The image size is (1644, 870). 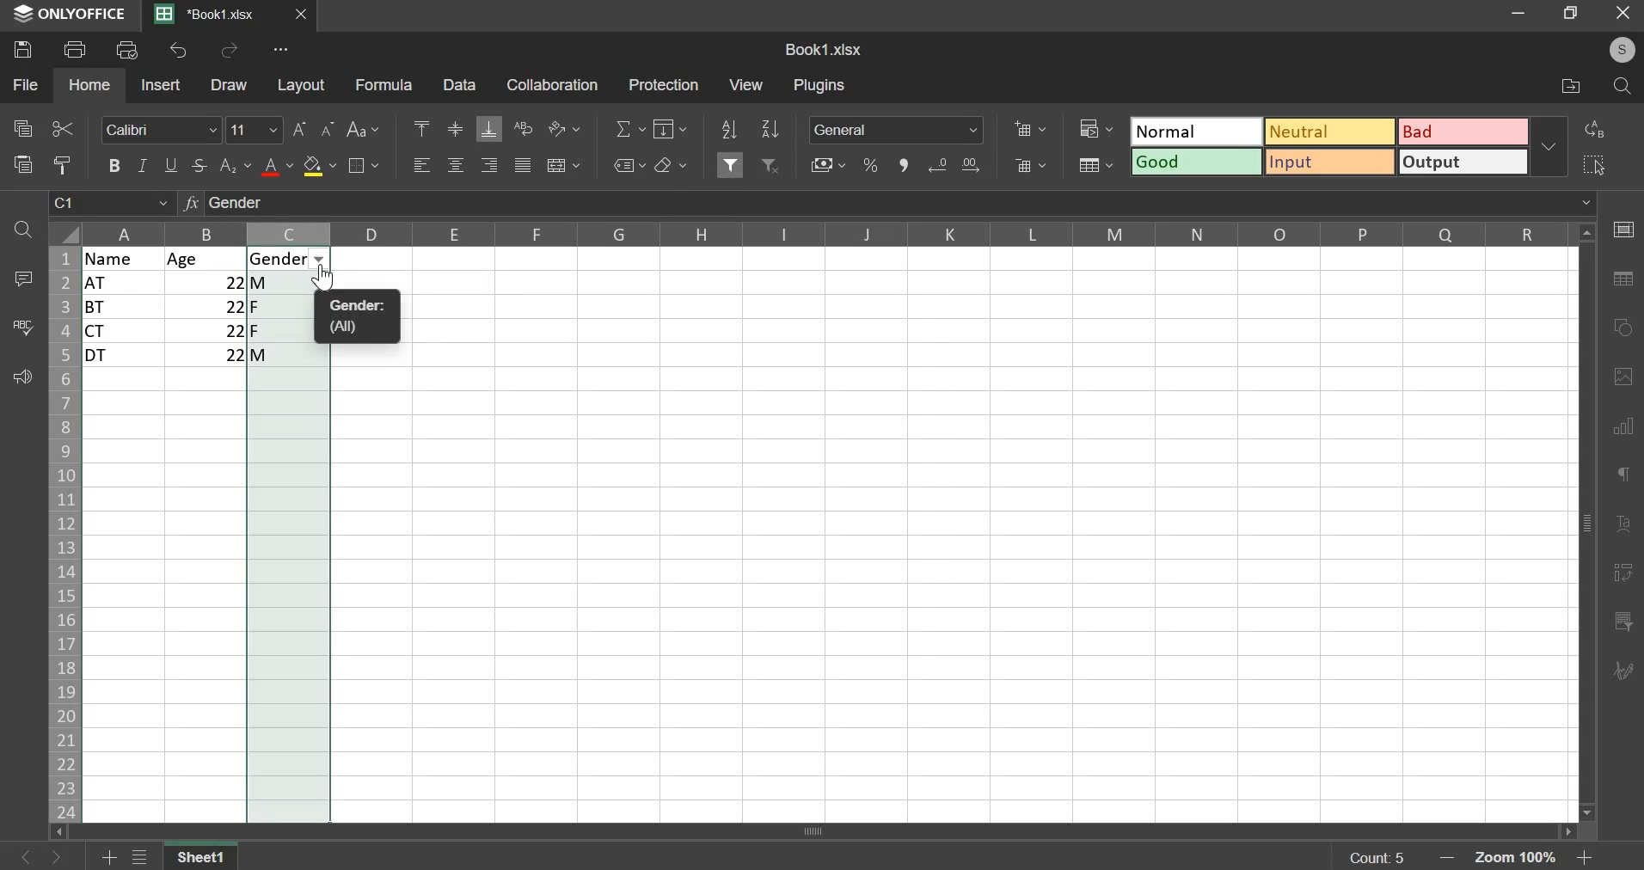 I want to click on zoom kevel, so click(x=1519, y=859).